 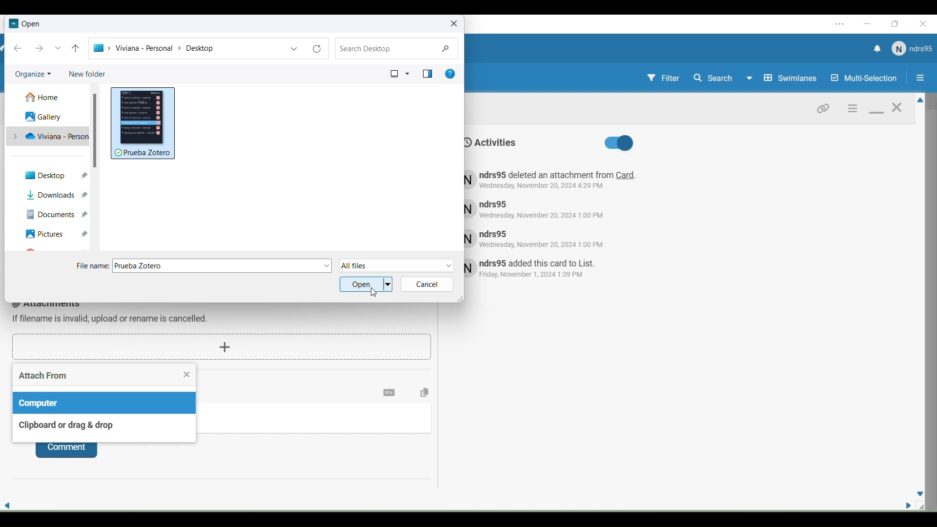 What do you see at coordinates (618, 143) in the screenshot?
I see `Activities toggle` at bounding box center [618, 143].